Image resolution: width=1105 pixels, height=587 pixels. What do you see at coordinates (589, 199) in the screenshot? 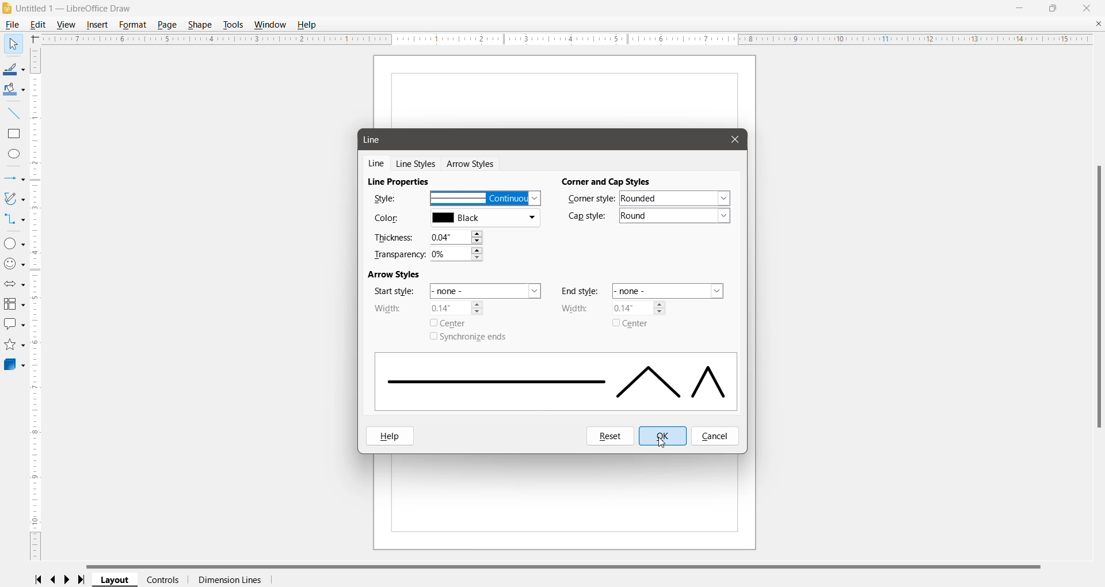
I see `Corner Style` at bounding box center [589, 199].